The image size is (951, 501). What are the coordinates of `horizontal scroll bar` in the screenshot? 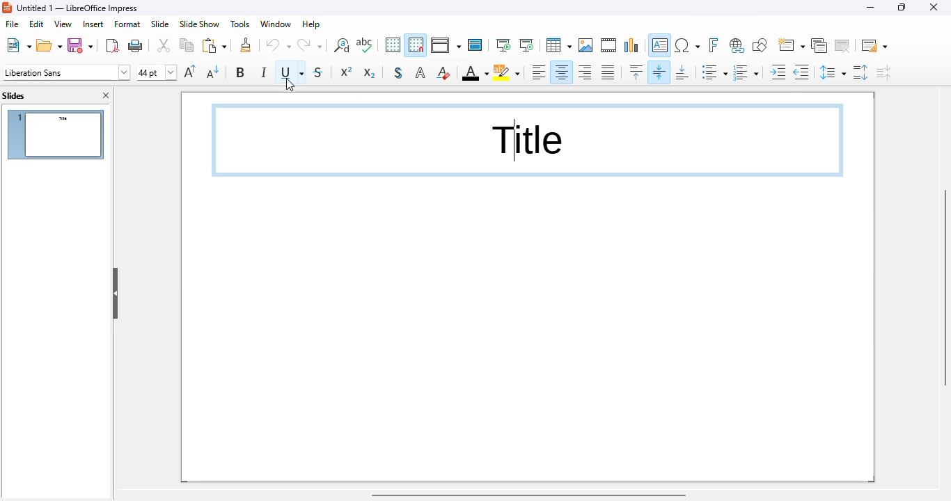 It's located at (529, 495).